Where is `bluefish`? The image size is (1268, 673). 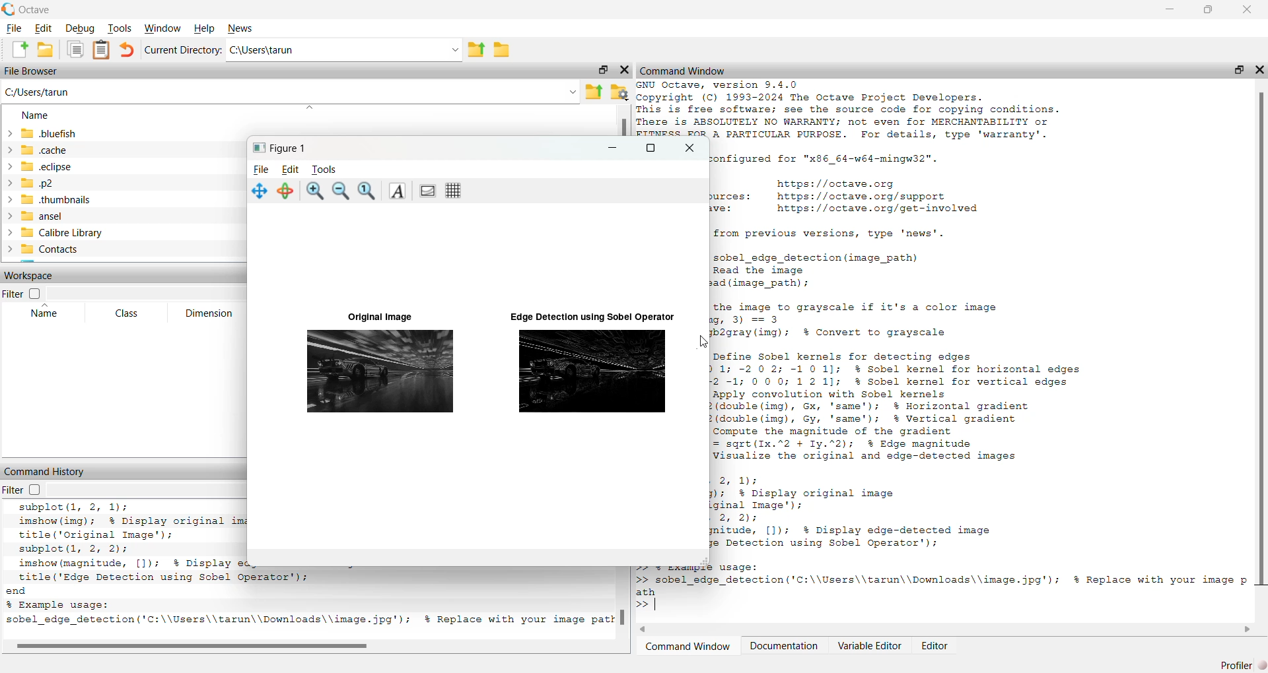
bluefish is located at coordinates (43, 133).